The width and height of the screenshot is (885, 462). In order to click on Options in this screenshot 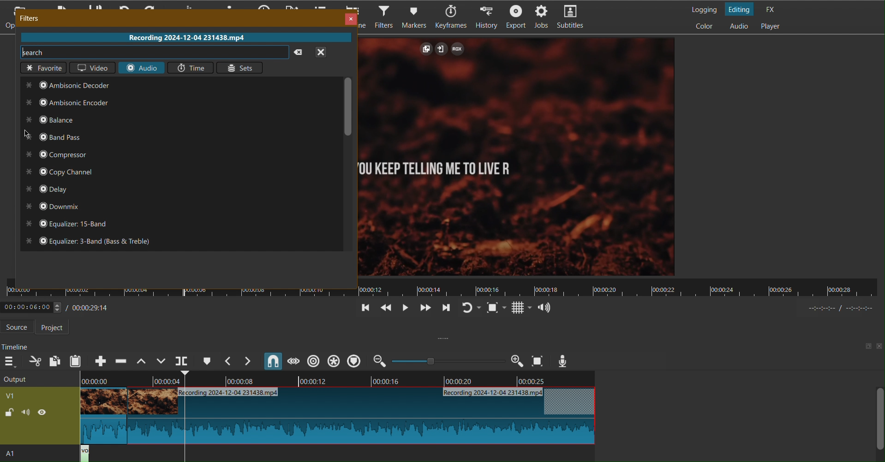, I will do `click(184, 165)`.